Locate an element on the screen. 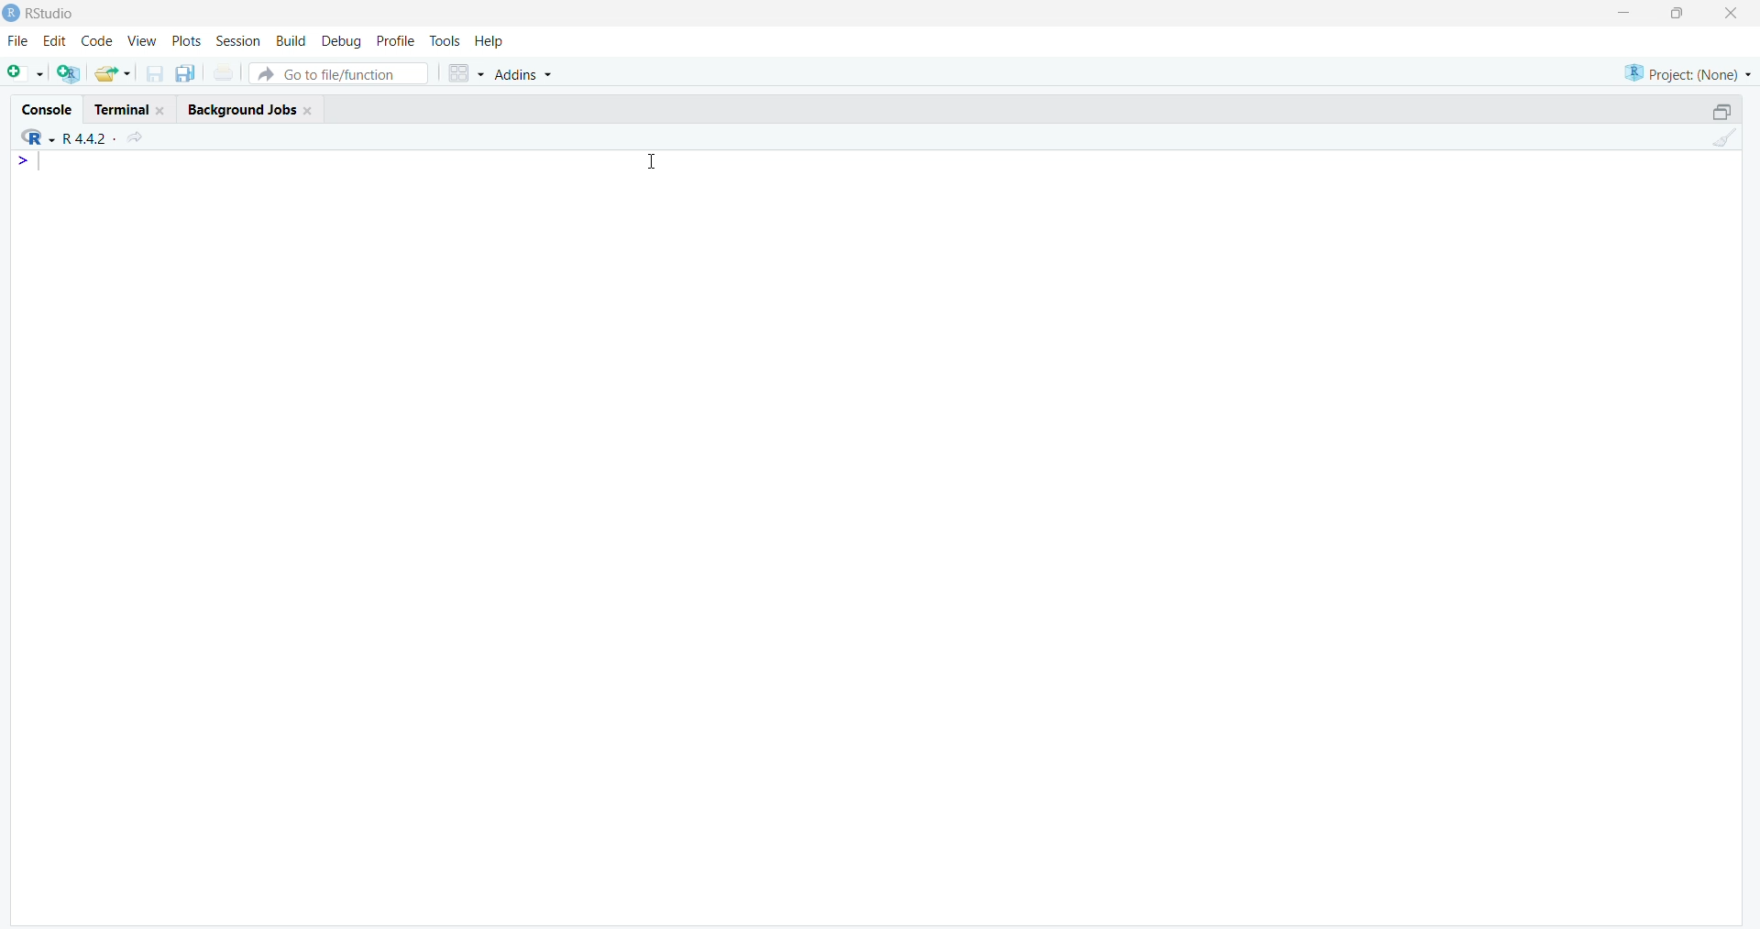  Workspace panes is located at coordinates (466, 71).